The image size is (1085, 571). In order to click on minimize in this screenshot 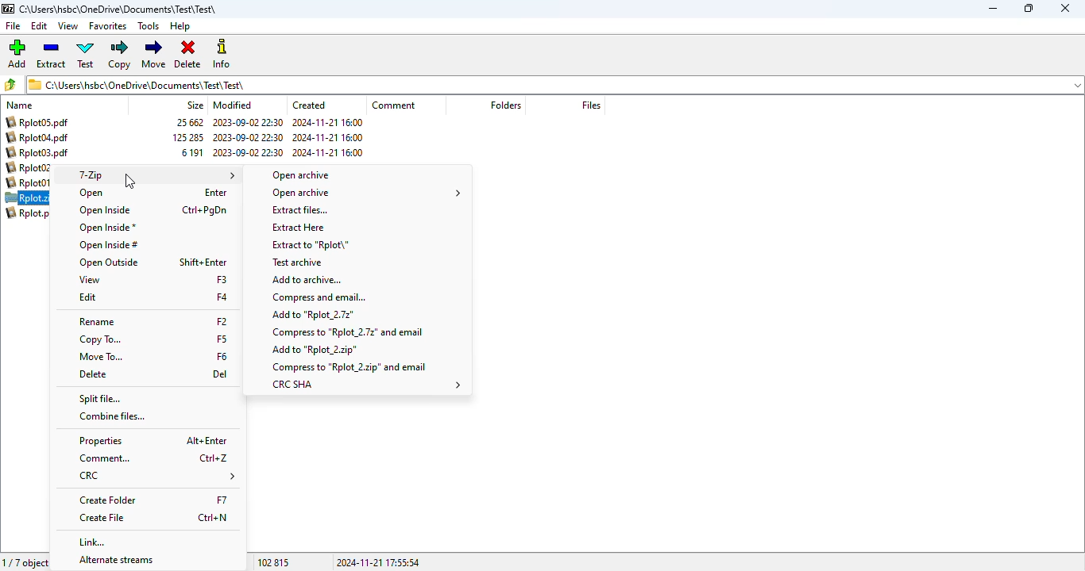, I will do `click(993, 9)`.